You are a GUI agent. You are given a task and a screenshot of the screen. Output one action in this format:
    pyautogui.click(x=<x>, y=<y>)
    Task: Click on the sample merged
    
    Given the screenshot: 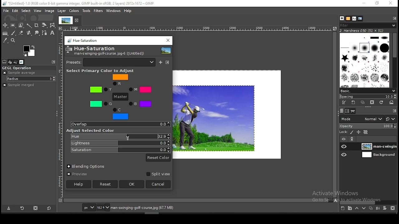 What is the action you would take?
    pyautogui.click(x=20, y=85)
    